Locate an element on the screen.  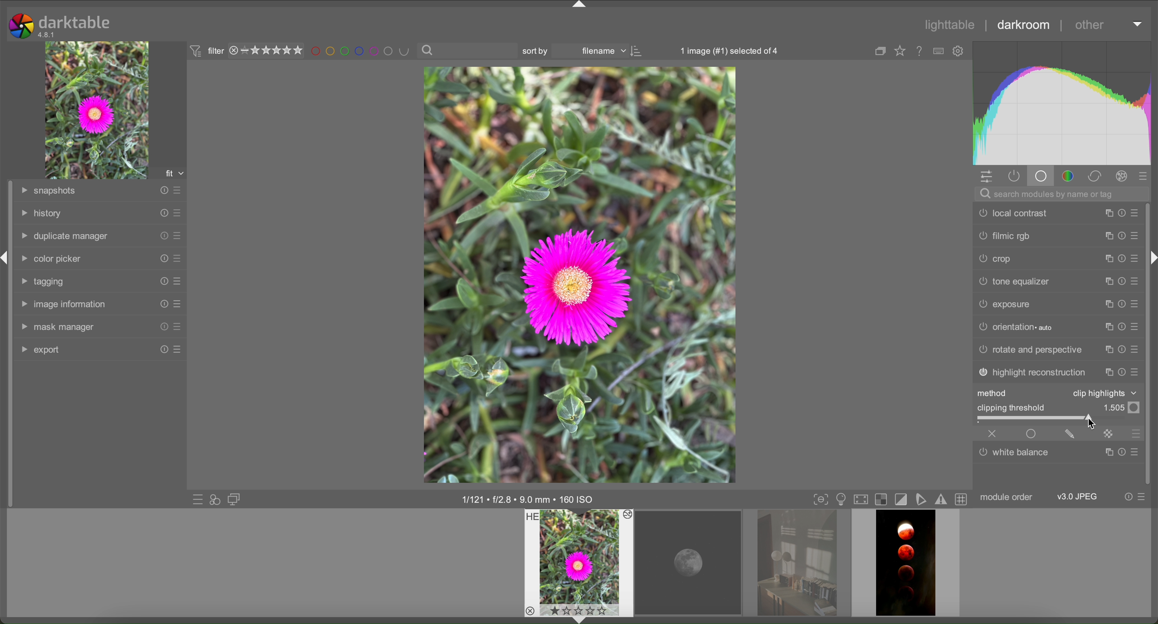
reset presets is located at coordinates (1120, 282).